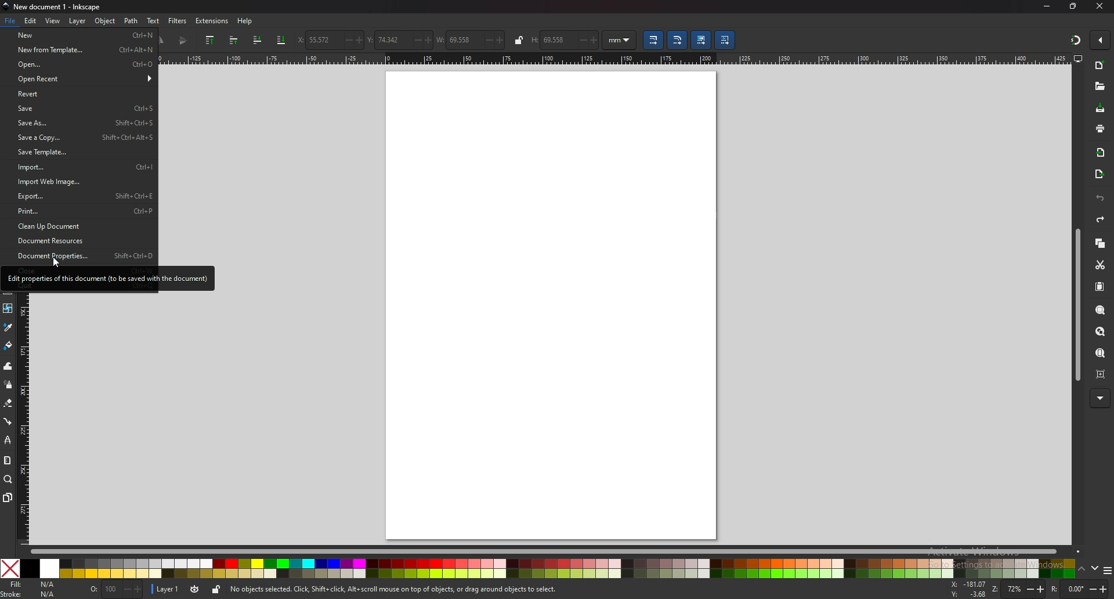 The image size is (1114, 599). Describe the element at coordinates (23, 418) in the screenshot. I see `vertical ruler` at that location.